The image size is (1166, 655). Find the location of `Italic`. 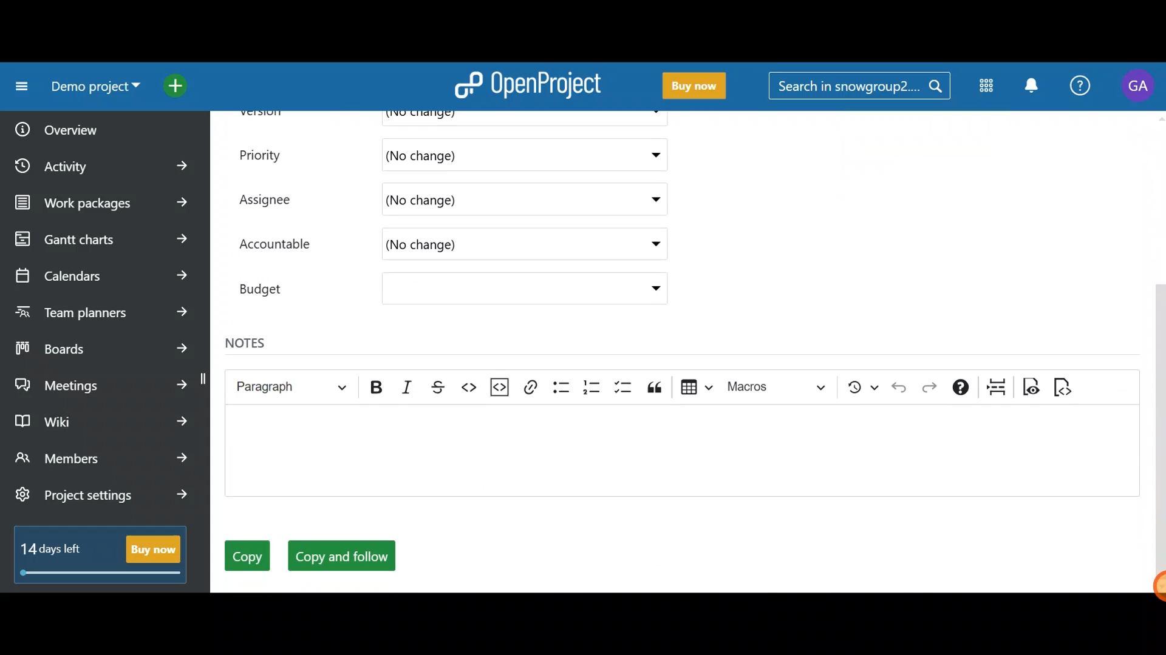

Italic is located at coordinates (412, 389).